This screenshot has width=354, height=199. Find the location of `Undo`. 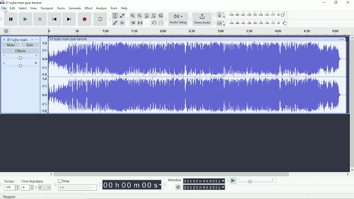

Undo is located at coordinates (154, 23).